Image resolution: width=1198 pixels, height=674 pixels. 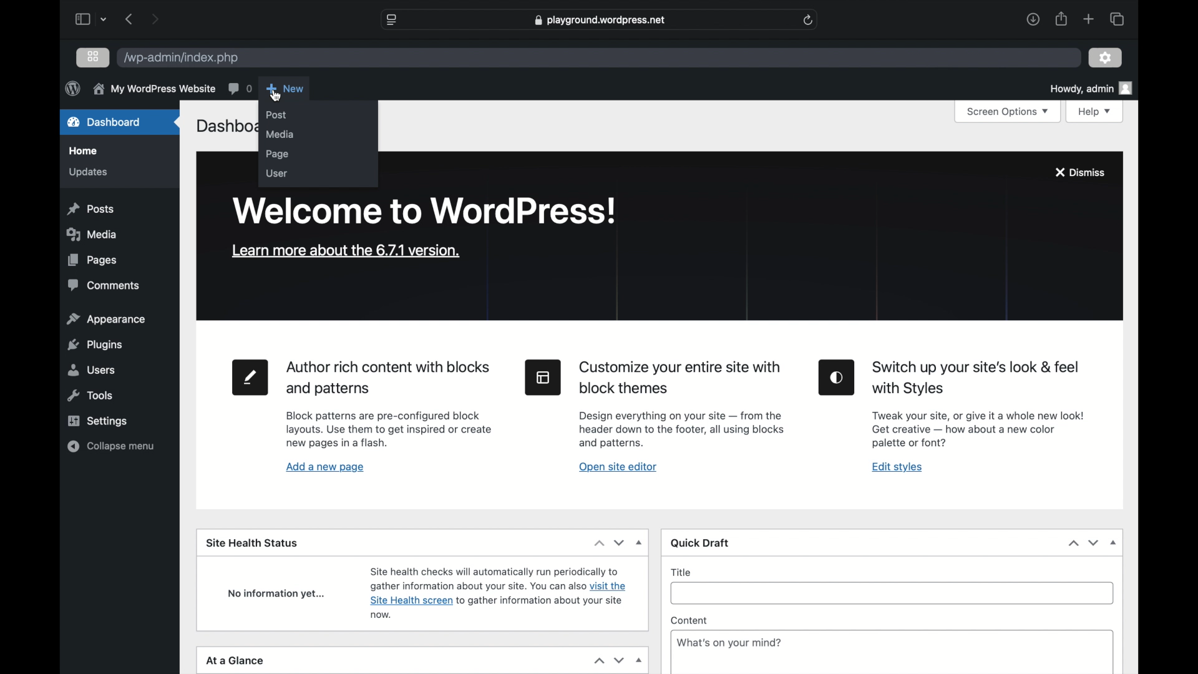 What do you see at coordinates (153, 89) in the screenshot?
I see `my wordpress website` at bounding box center [153, 89].